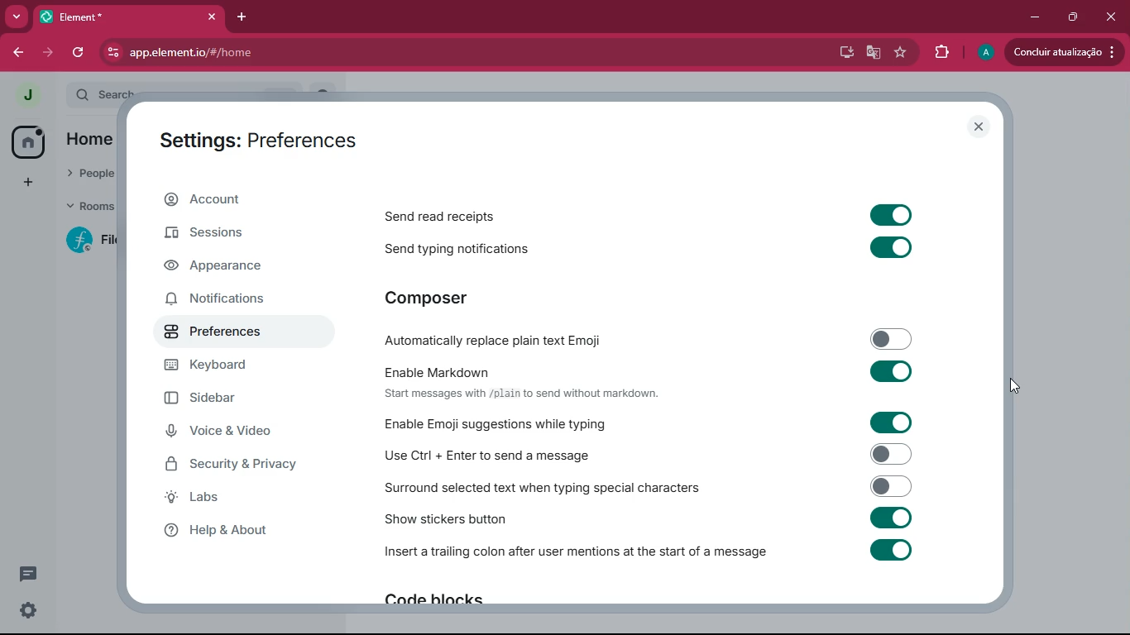 This screenshot has width=1130, height=635. I want to click on help, so click(233, 530).